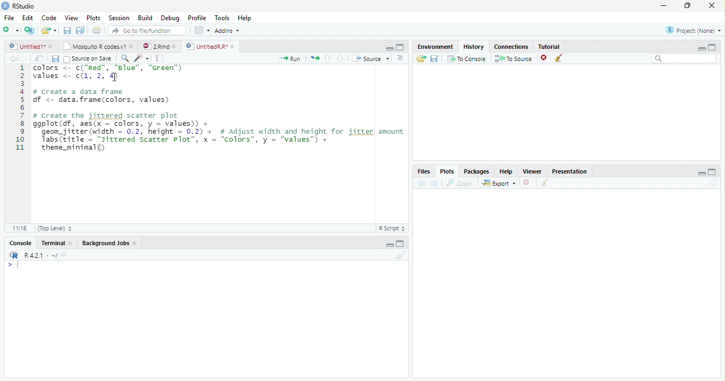 Image resolution: width=725 pixels, height=381 pixels. What do you see at coordinates (135, 243) in the screenshot?
I see `close` at bounding box center [135, 243].